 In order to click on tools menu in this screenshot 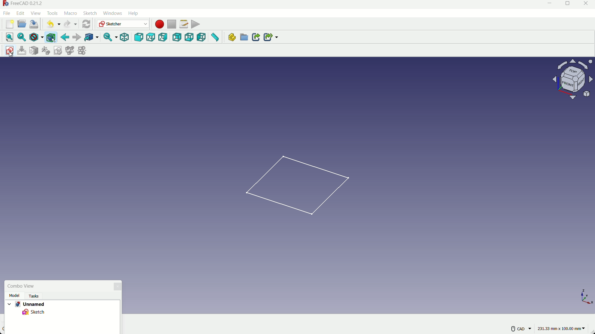, I will do `click(53, 13)`.